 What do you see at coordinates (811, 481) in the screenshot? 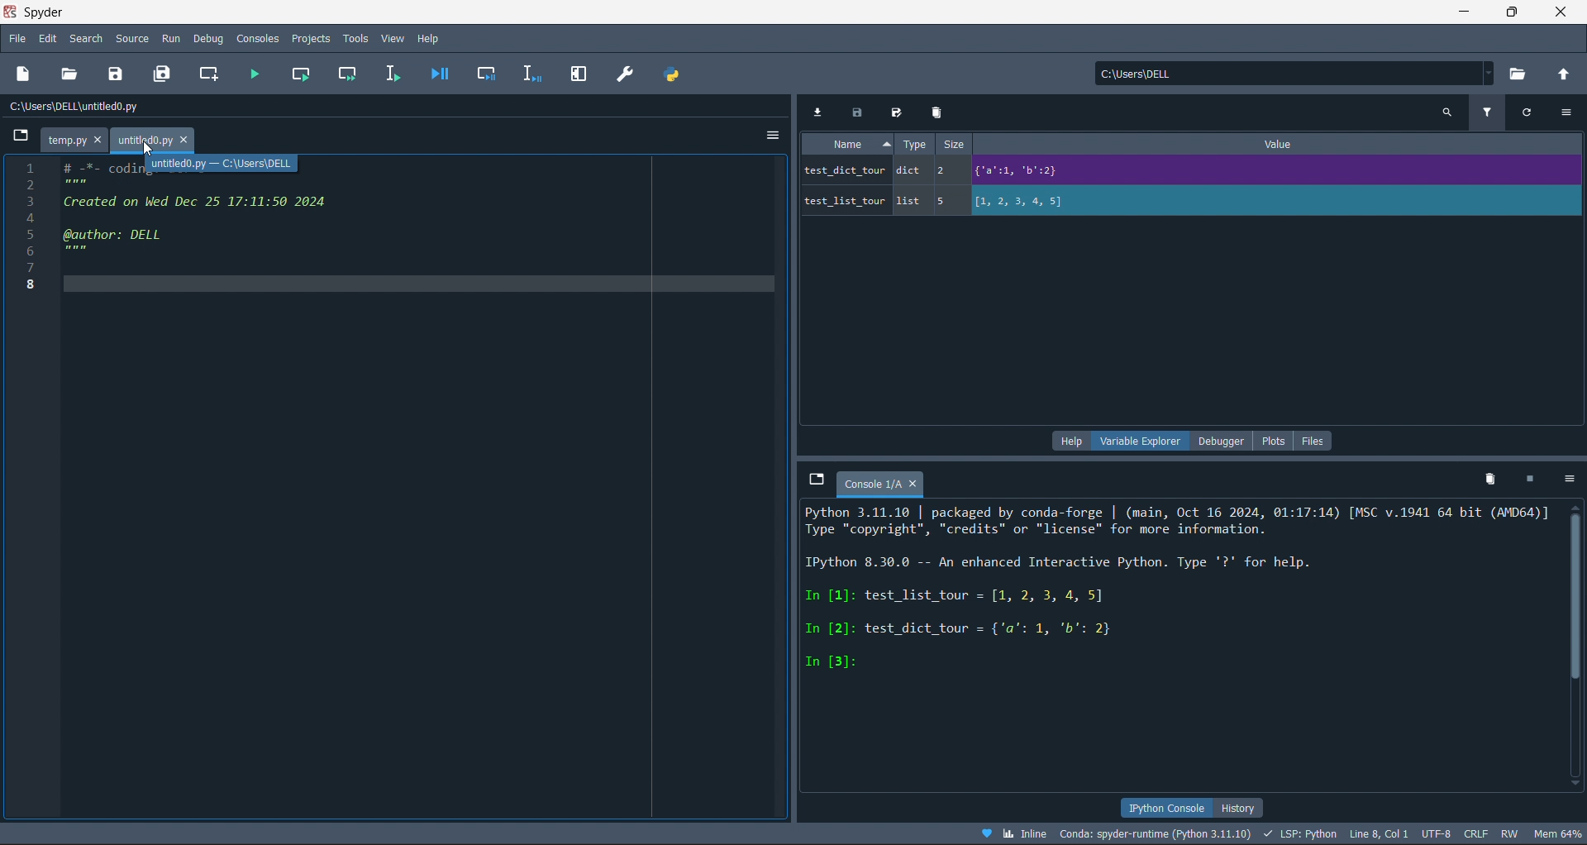
I see `browse tab` at bounding box center [811, 481].